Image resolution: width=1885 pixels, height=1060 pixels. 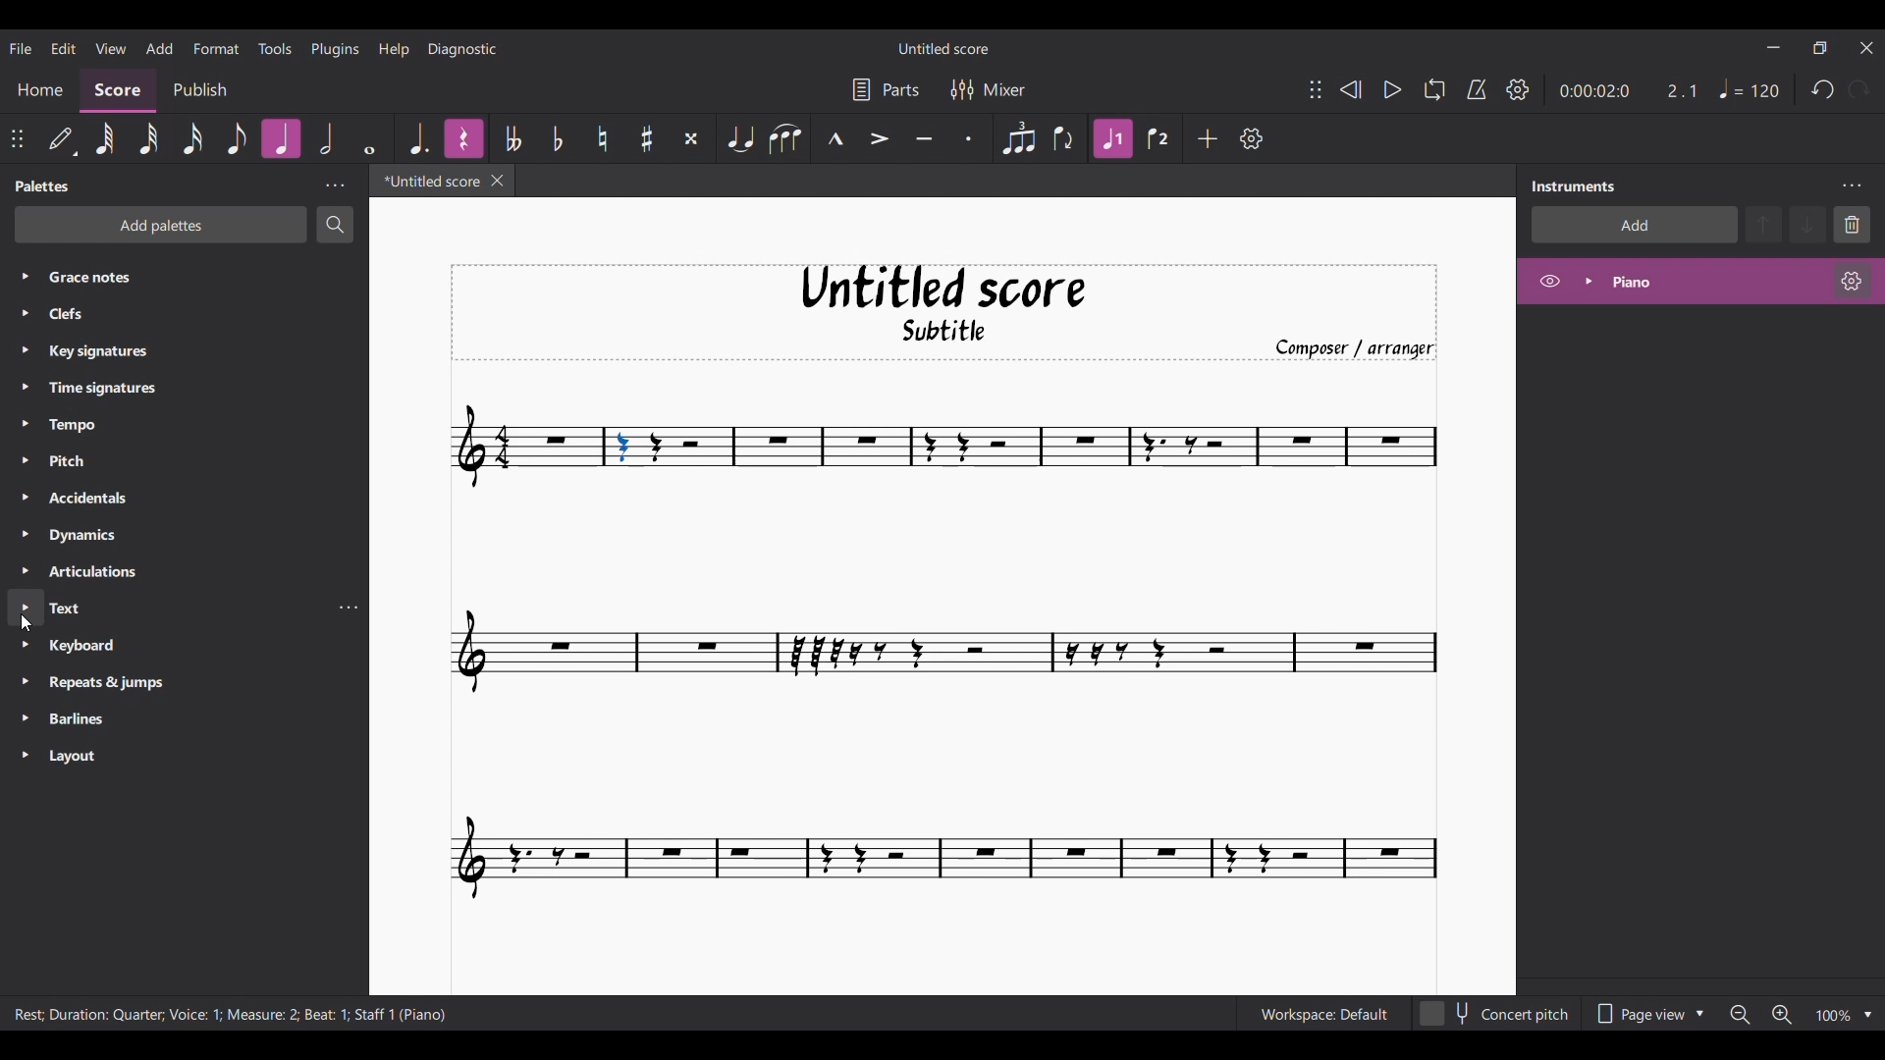 What do you see at coordinates (347, 607) in the screenshot?
I see `Text settings` at bounding box center [347, 607].